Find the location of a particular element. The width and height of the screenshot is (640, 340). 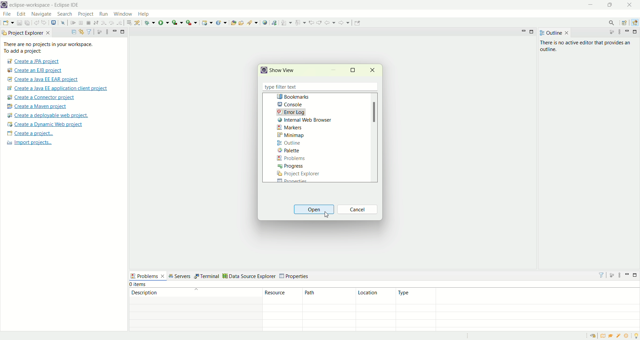

minimize is located at coordinates (628, 32).